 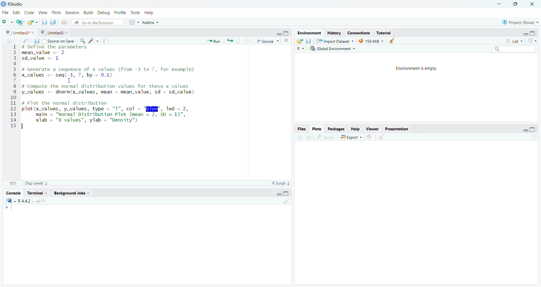 I want to click on ~ Addins ~, so click(x=152, y=23).